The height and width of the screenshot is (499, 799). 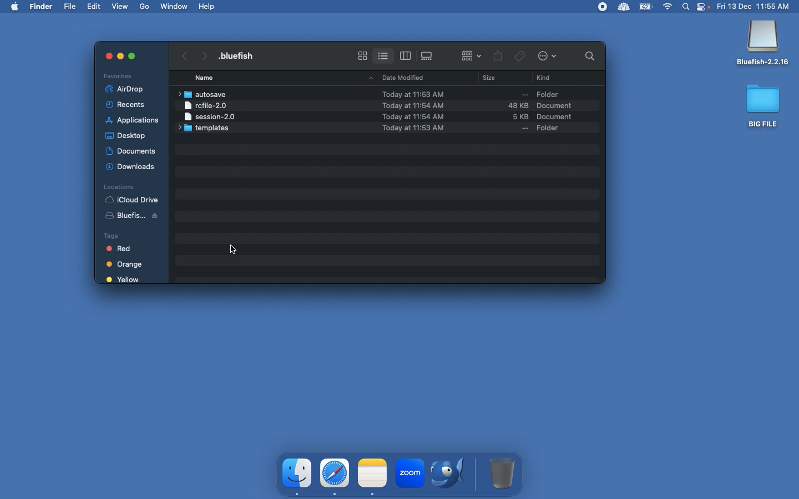 I want to click on Window, so click(x=175, y=6).